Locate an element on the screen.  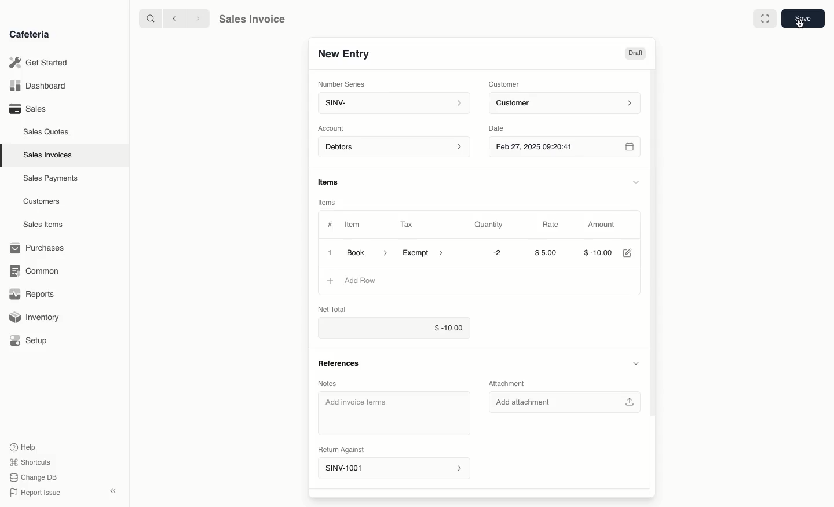
Account is located at coordinates (334, 128).